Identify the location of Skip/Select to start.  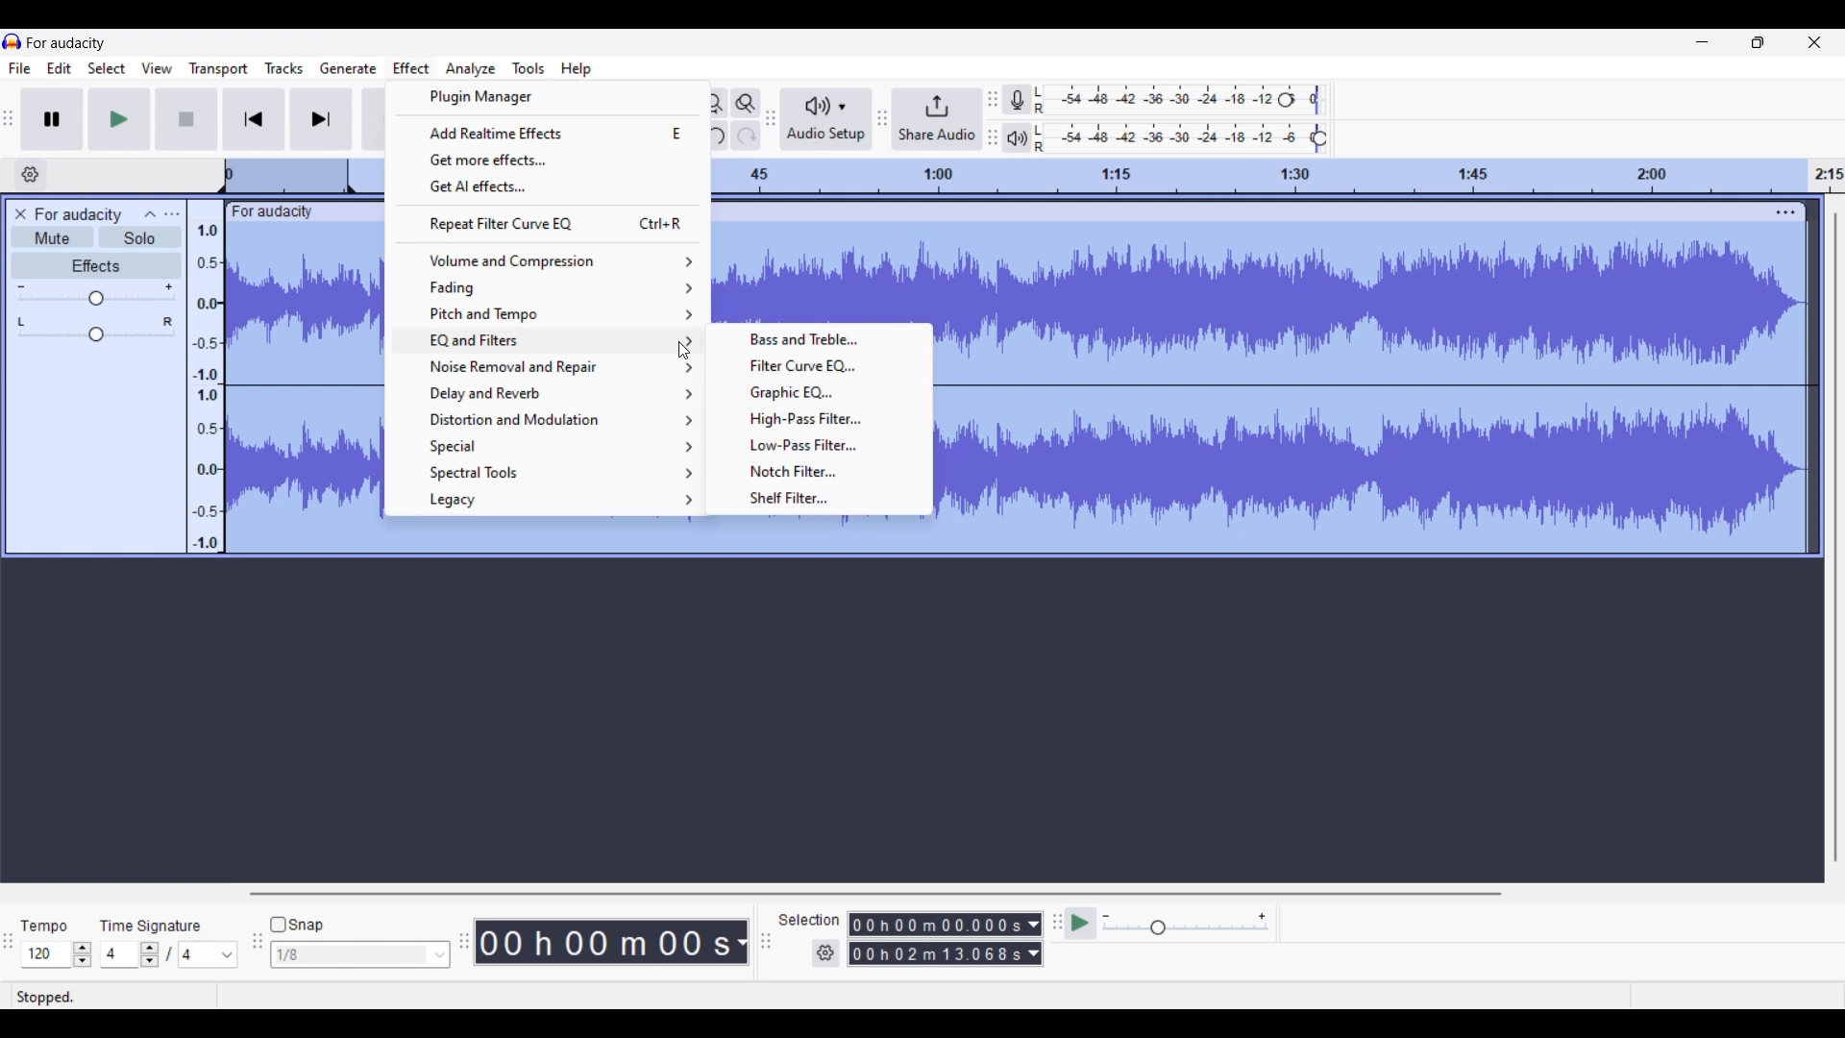
(254, 119).